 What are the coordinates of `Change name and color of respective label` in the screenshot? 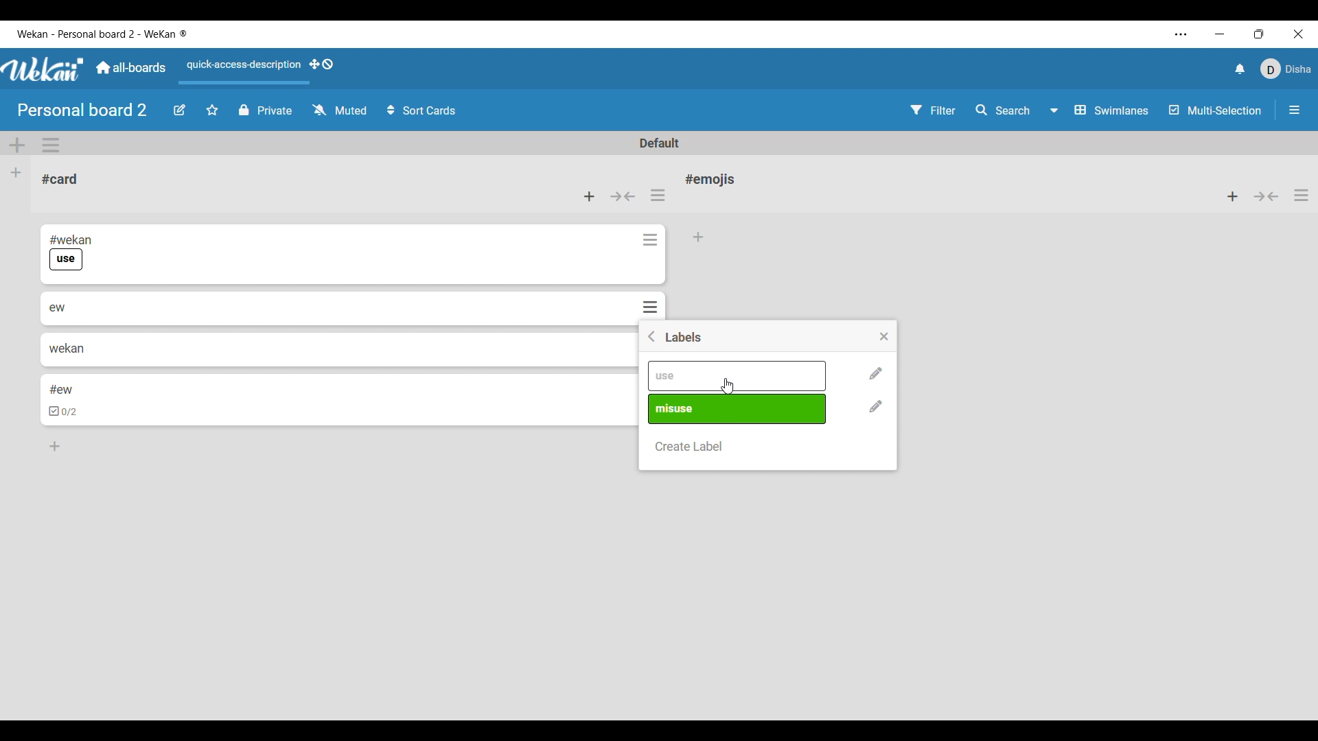 It's located at (877, 406).